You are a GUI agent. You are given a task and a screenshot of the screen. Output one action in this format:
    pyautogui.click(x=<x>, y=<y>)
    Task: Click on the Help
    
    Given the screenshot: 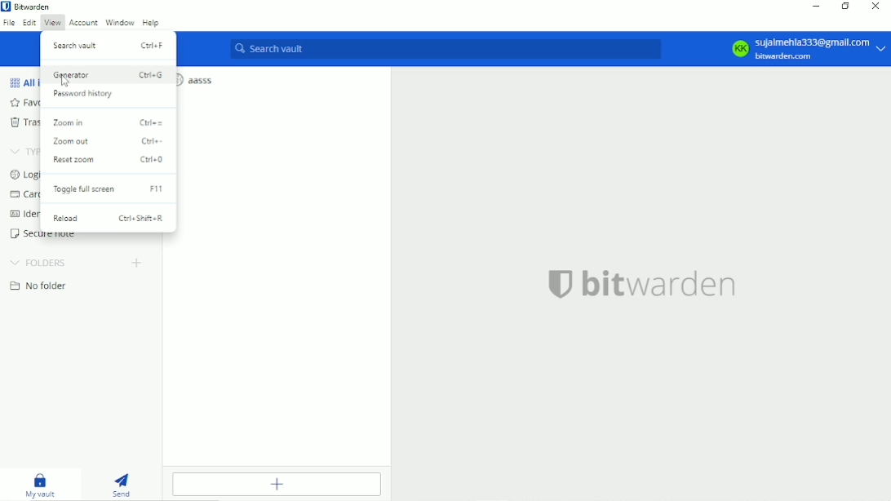 What is the action you would take?
    pyautogui.click(x=153, y=24)
    